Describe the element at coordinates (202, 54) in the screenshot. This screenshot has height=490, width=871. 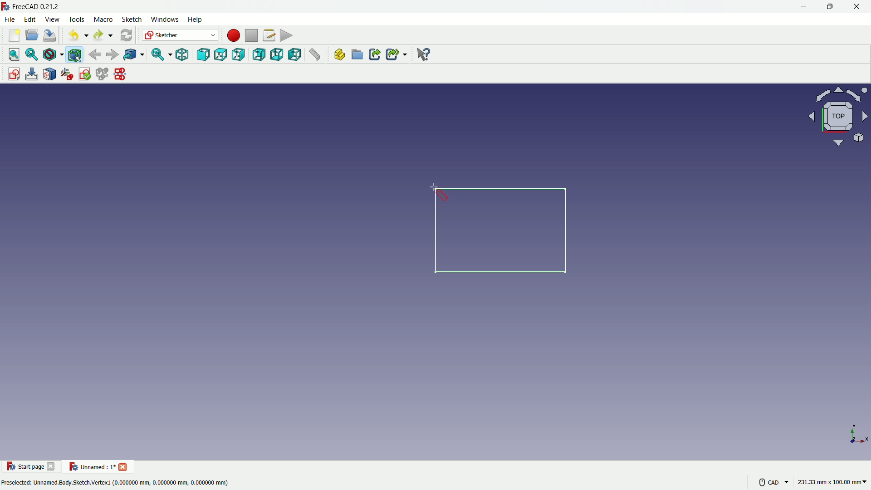
I see `front view` at that location.